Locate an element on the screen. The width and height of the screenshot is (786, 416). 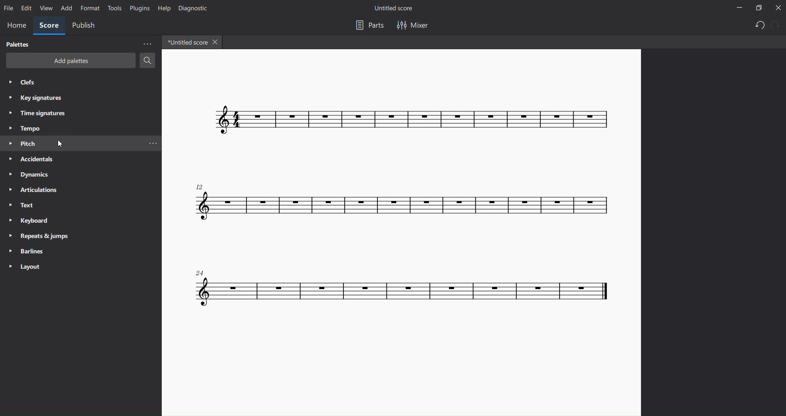
undo is located at coordinates (759, 25).